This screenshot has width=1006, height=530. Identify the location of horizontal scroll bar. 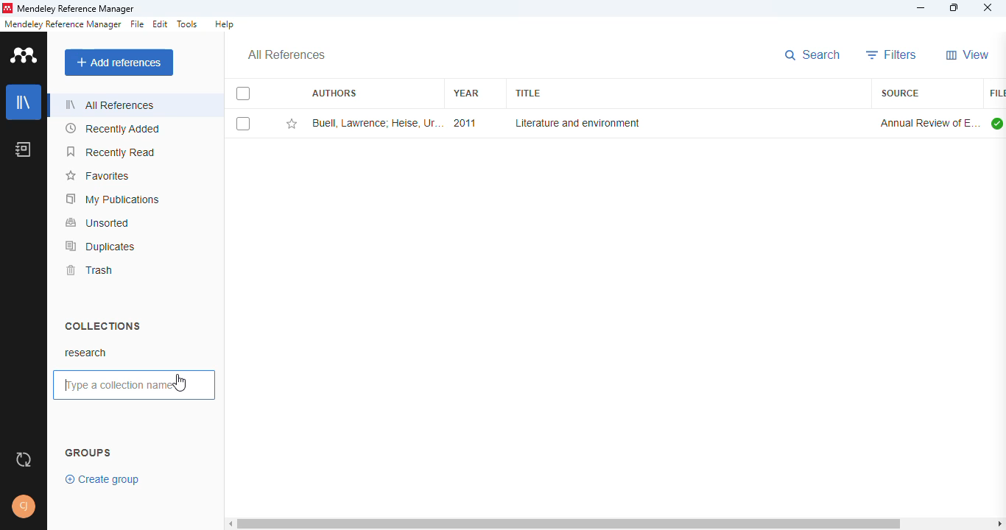
(569, 523).